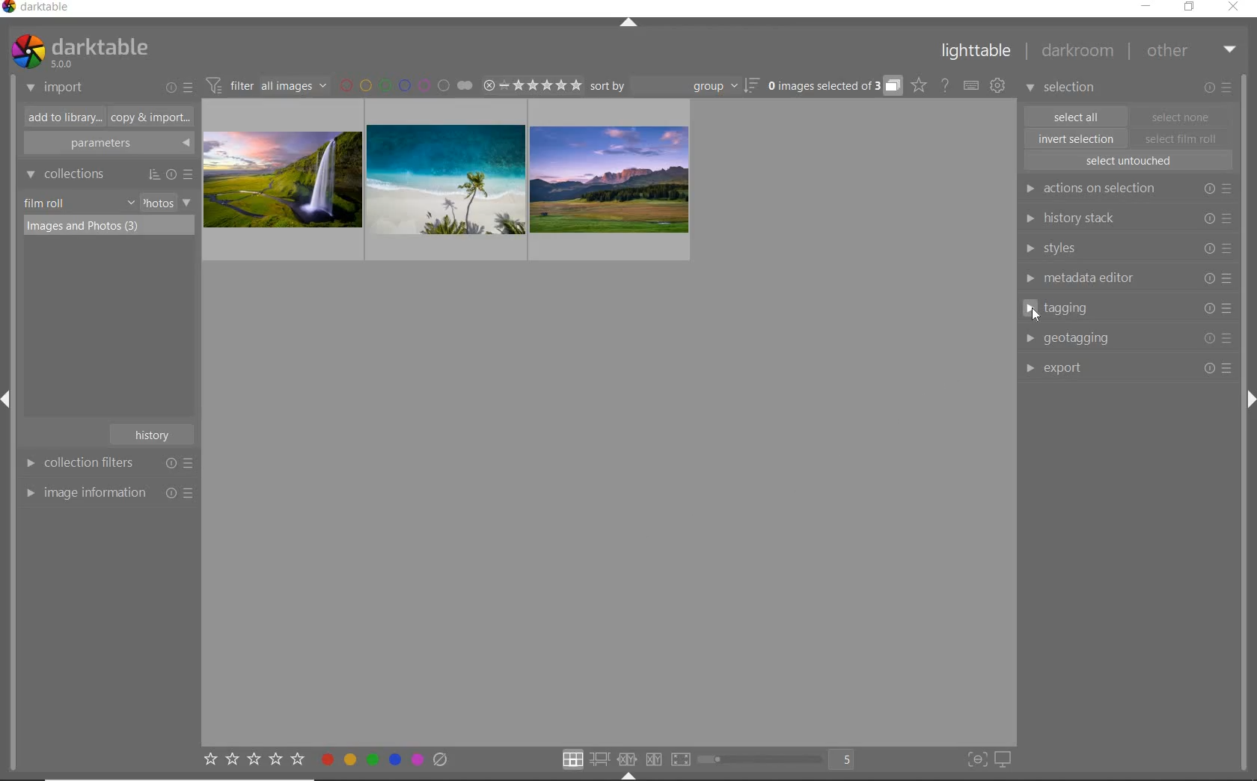 The image size is (1257, 781). I want to click on range ratings of selected images, so click(532, 83).